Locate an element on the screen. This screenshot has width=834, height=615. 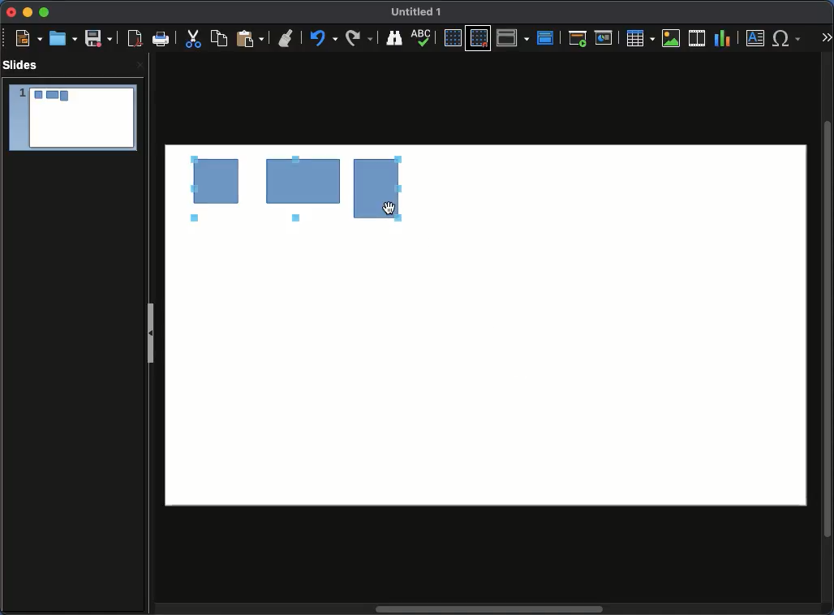
Audio or video is located at coordinates (698, 38).